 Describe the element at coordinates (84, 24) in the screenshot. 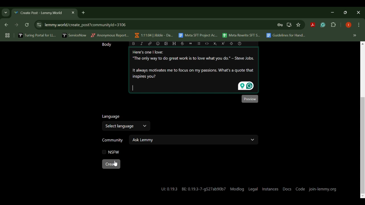

I see `lemmy.world/create_post?communityld=3106` at that location.